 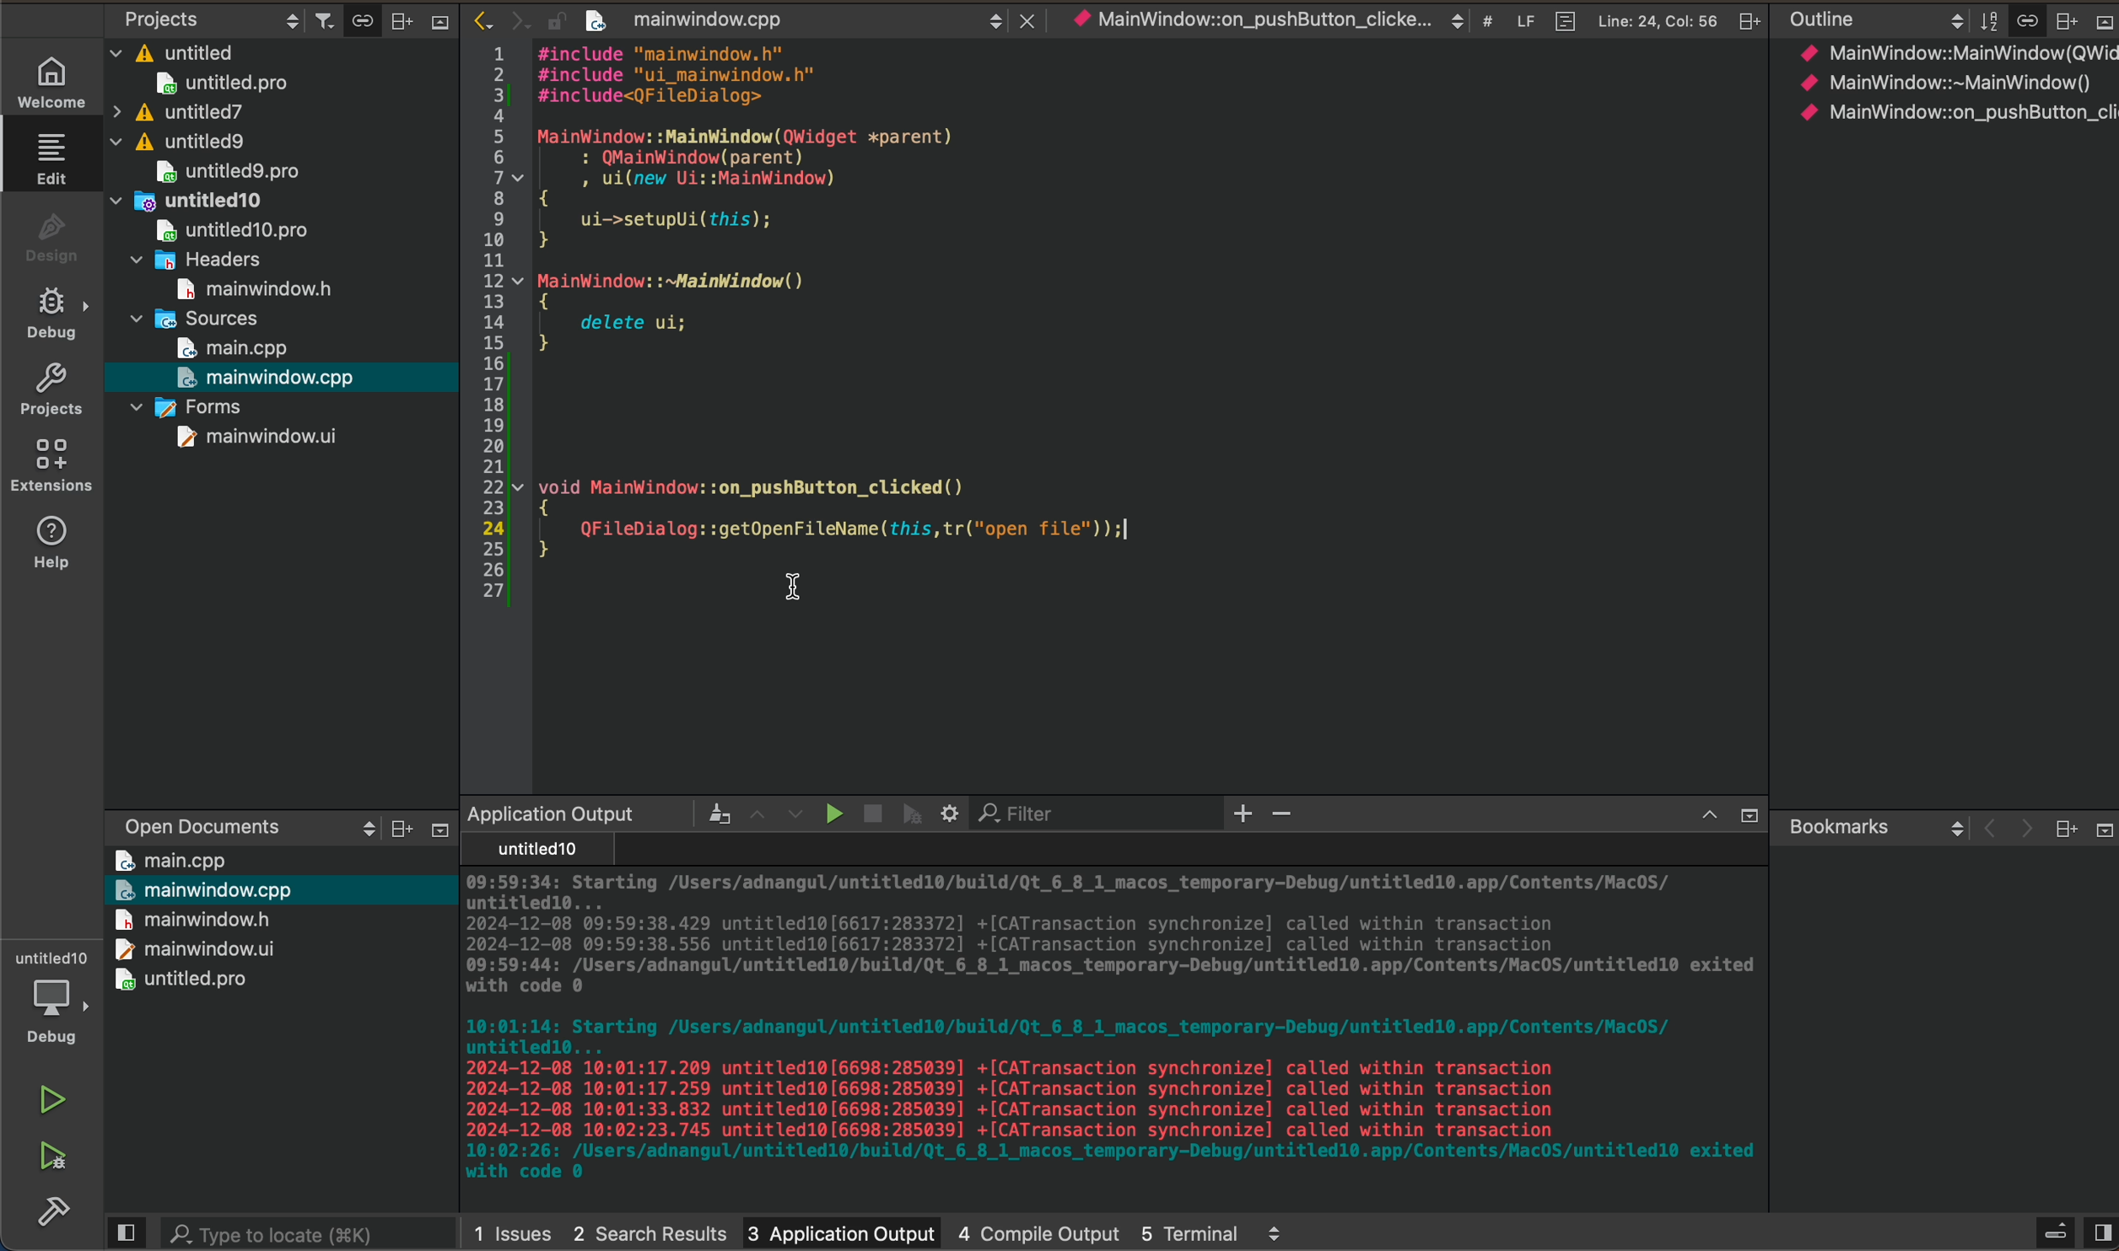 I want to click on untitled9, so click(x=183, y=142).